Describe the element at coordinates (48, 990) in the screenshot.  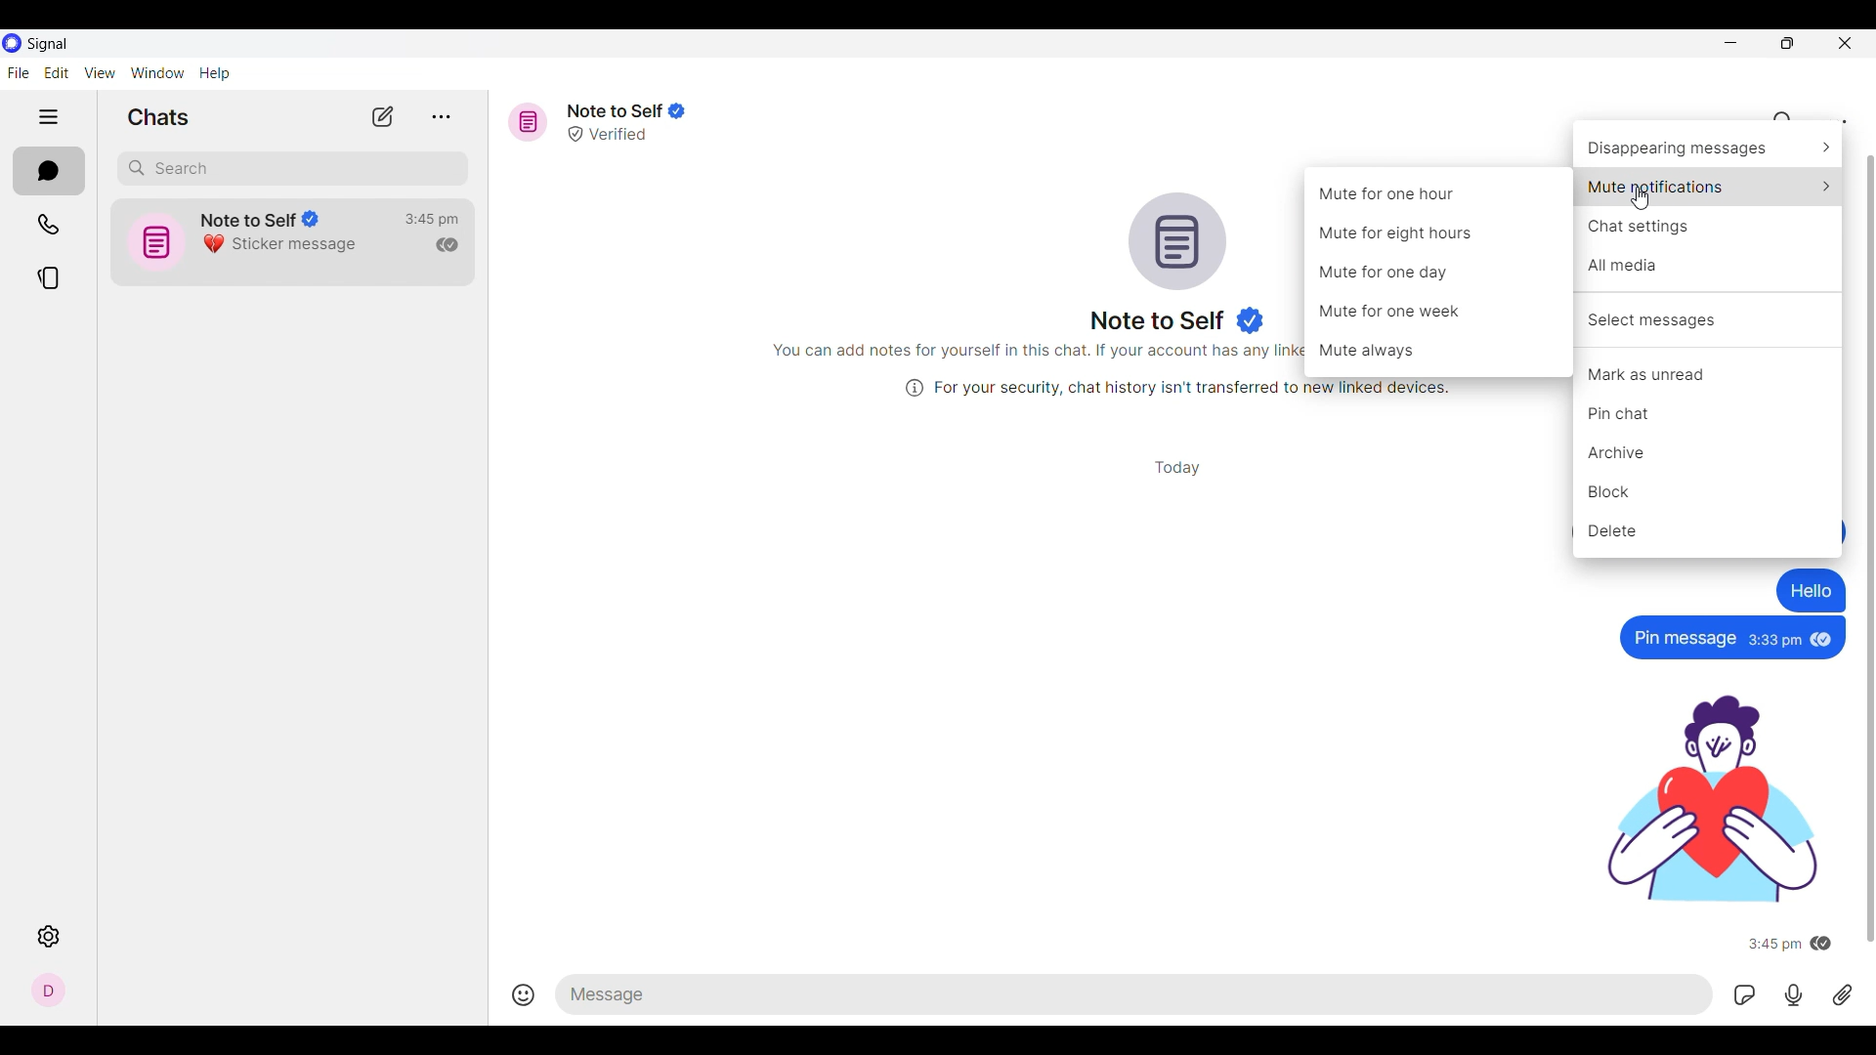
I see `Profile` at that location.